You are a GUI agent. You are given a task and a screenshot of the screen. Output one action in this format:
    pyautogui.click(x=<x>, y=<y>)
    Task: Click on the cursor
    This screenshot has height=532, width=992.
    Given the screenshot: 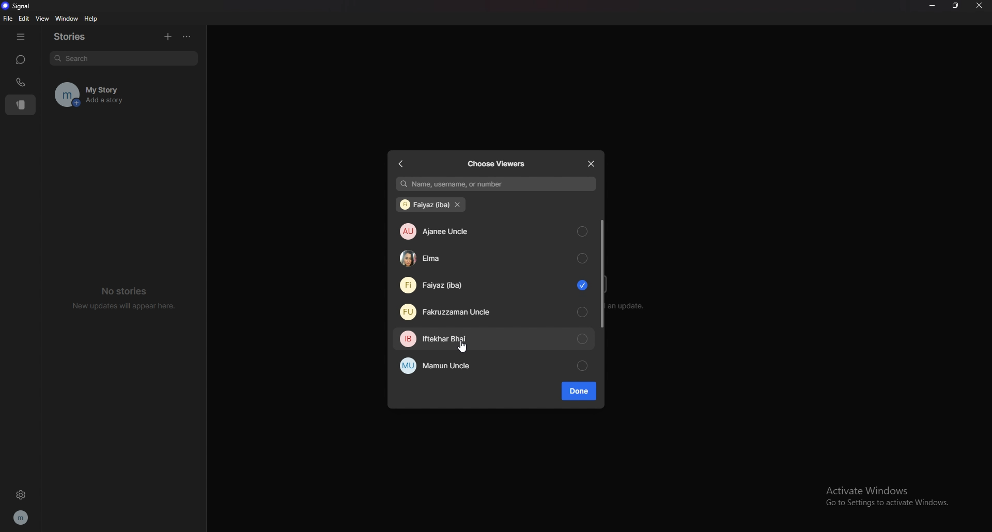 What is the action you would take?
    pyautogui.click(x=465, y=347)
    